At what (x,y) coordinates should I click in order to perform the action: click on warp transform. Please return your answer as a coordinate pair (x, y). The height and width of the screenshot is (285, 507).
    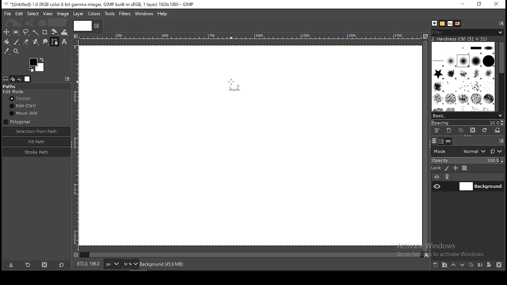
    Looking at the image, I should click on (65, 32).